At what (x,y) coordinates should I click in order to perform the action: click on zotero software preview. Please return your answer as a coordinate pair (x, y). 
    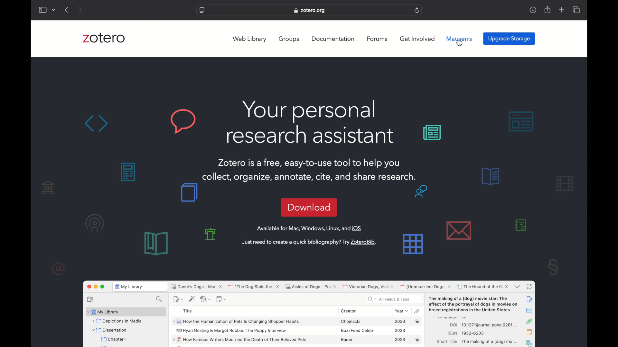
    Looking at the image, I should click on (309, 312).